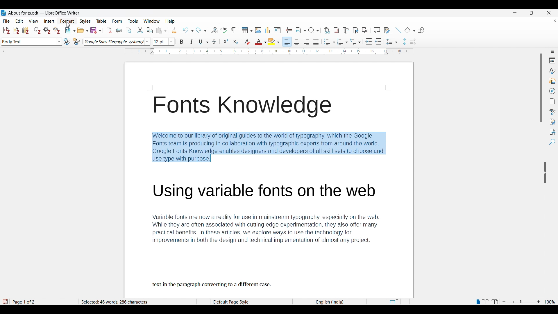  What do you see at coordinates (117, 42) in the screenshot?
I see `Font options` at bounding box center [117, 42].